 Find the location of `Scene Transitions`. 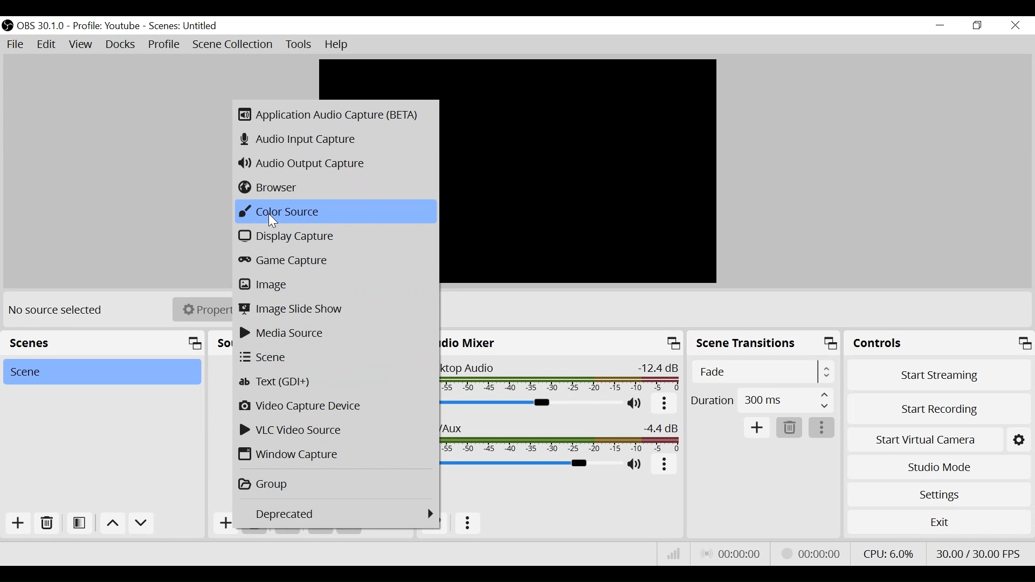

Scene Transitions is located at coordinates (765, 344).